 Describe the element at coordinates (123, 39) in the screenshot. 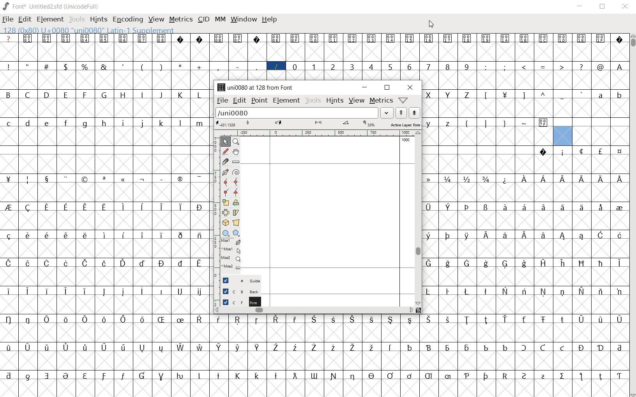

I see `glyph` at that location.